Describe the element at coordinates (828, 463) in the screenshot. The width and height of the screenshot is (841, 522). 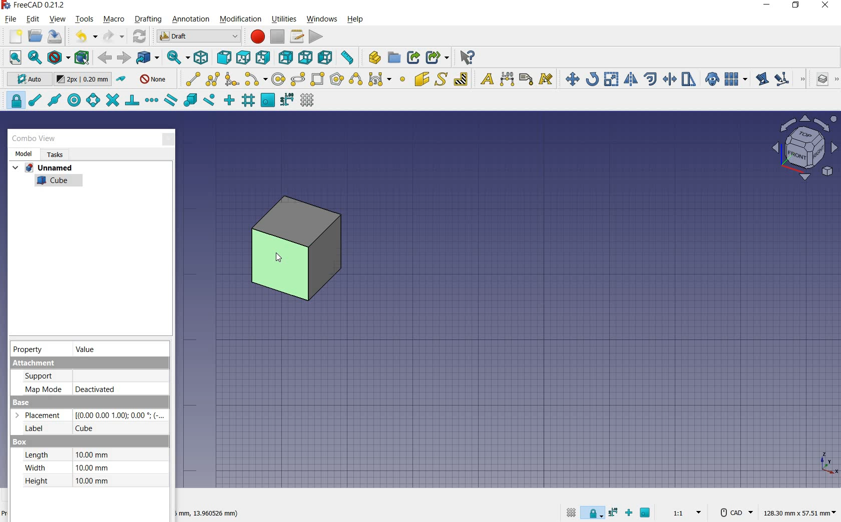
I see `xyz point` at that location.